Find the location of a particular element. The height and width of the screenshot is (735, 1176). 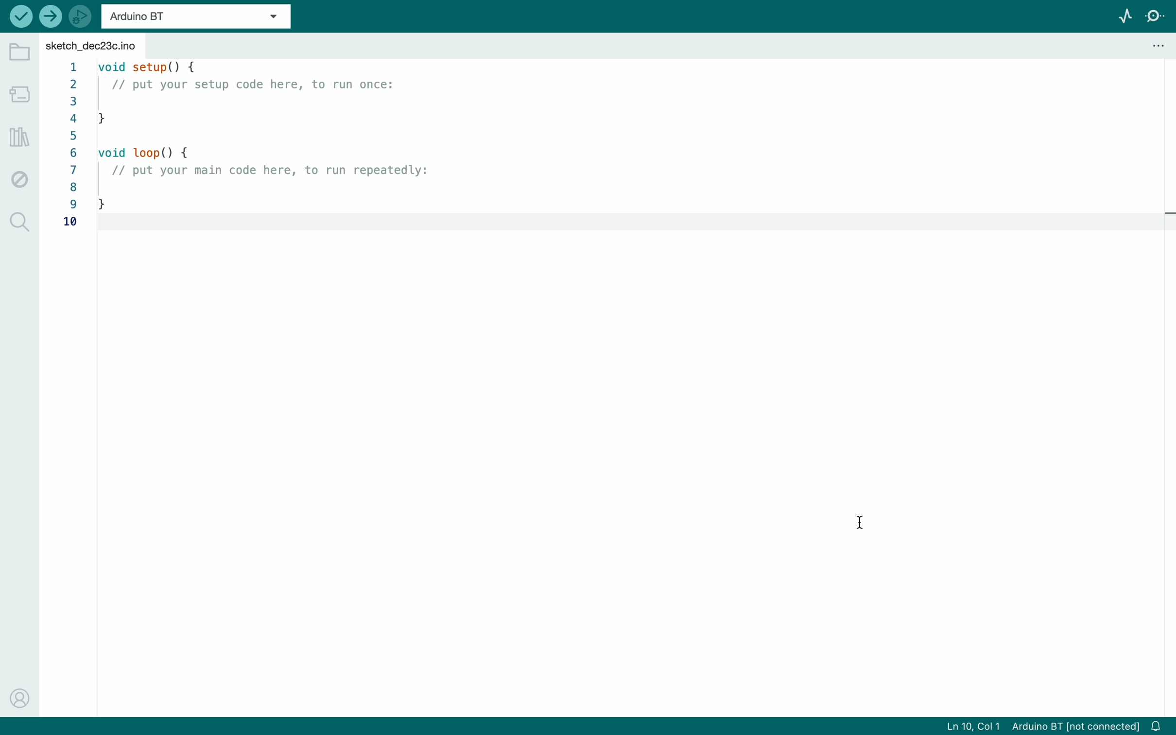

serial monitor is located at coordinates (1157, 15).